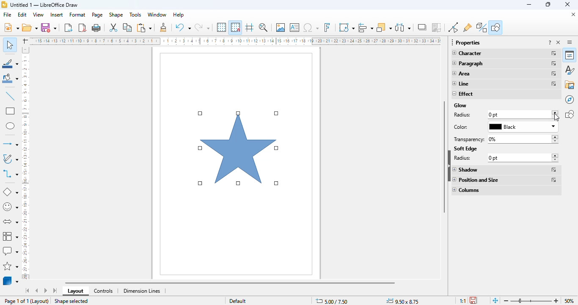  Describe the element at coordinates (236, 27) in the screenshot. I see `snap to grid` at that location.